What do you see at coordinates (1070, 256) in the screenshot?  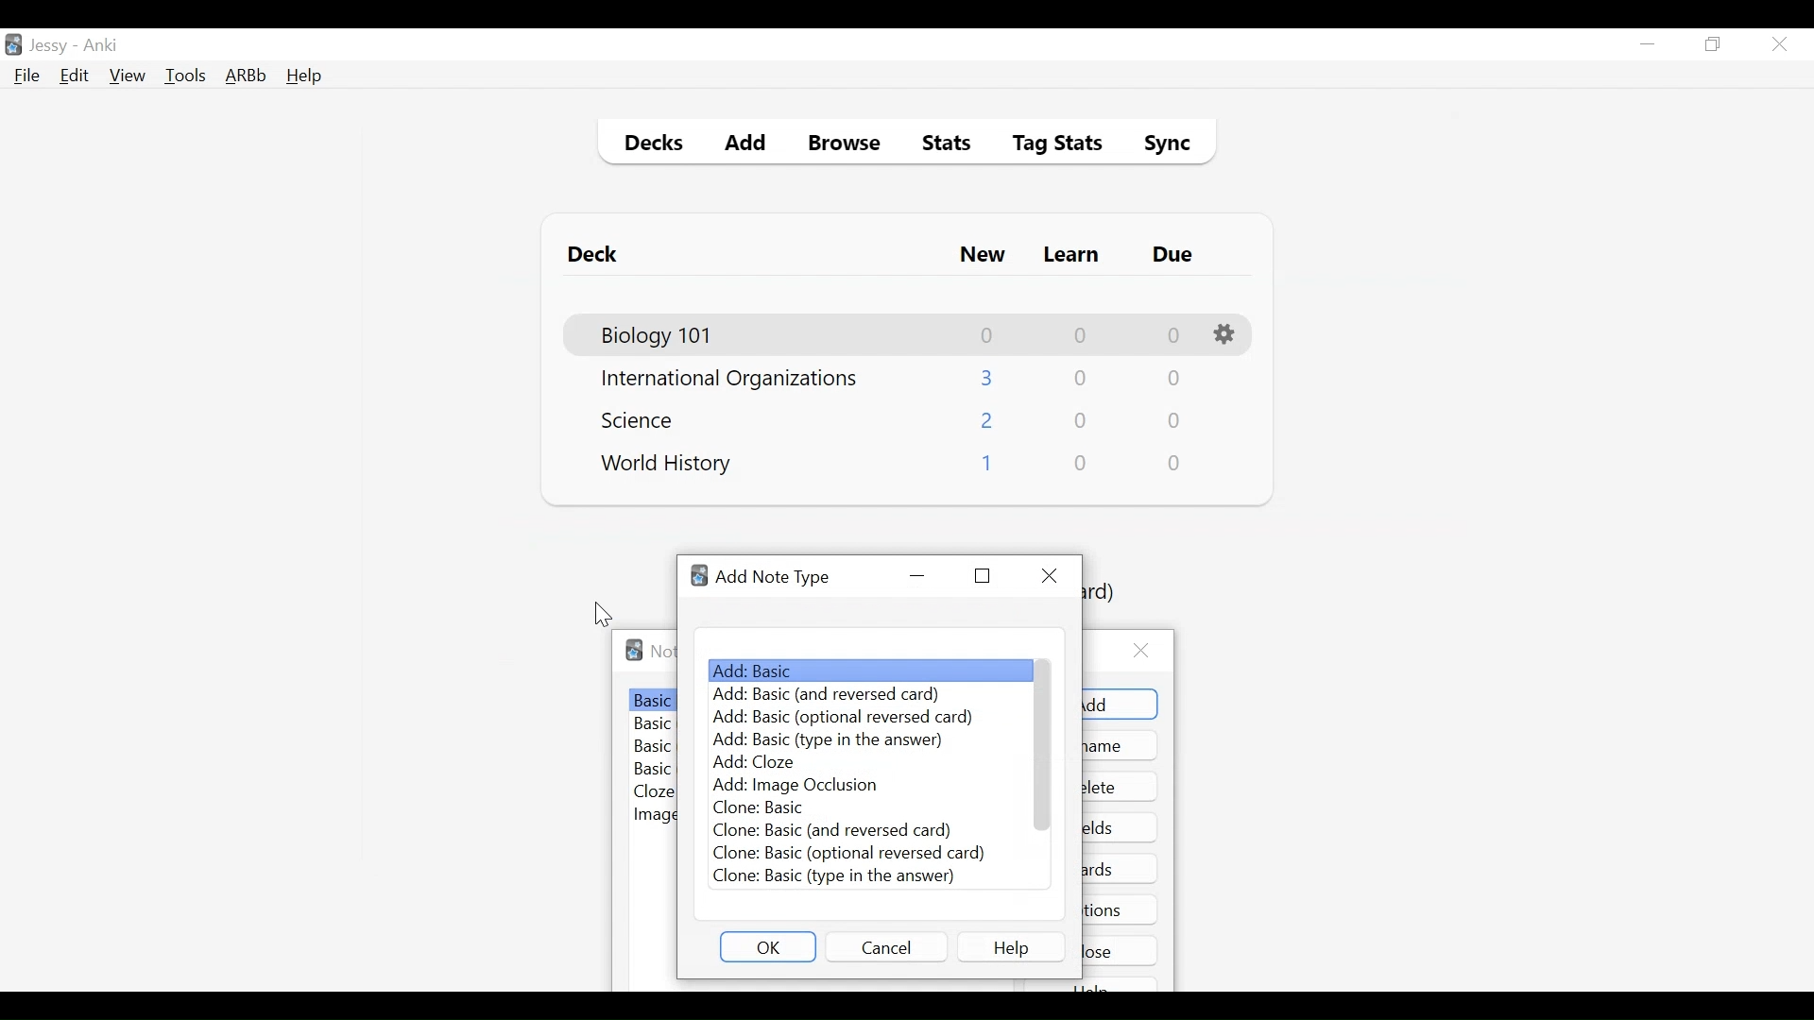 I see `Learn` at bounding box center [1070, 256].